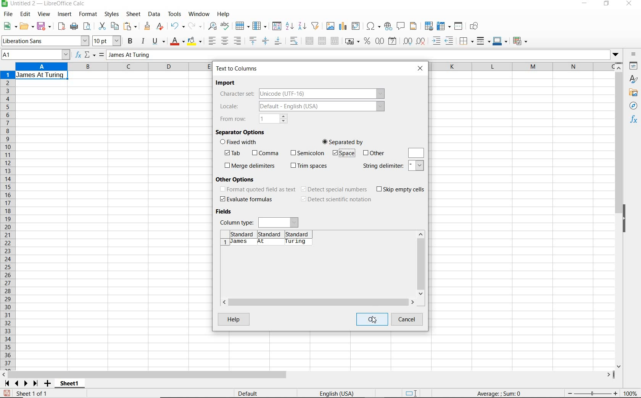  What do you see at coordinates (257, 190) in the screenshot?
I see `format quoted field as text` at bounding box center [257, 190].